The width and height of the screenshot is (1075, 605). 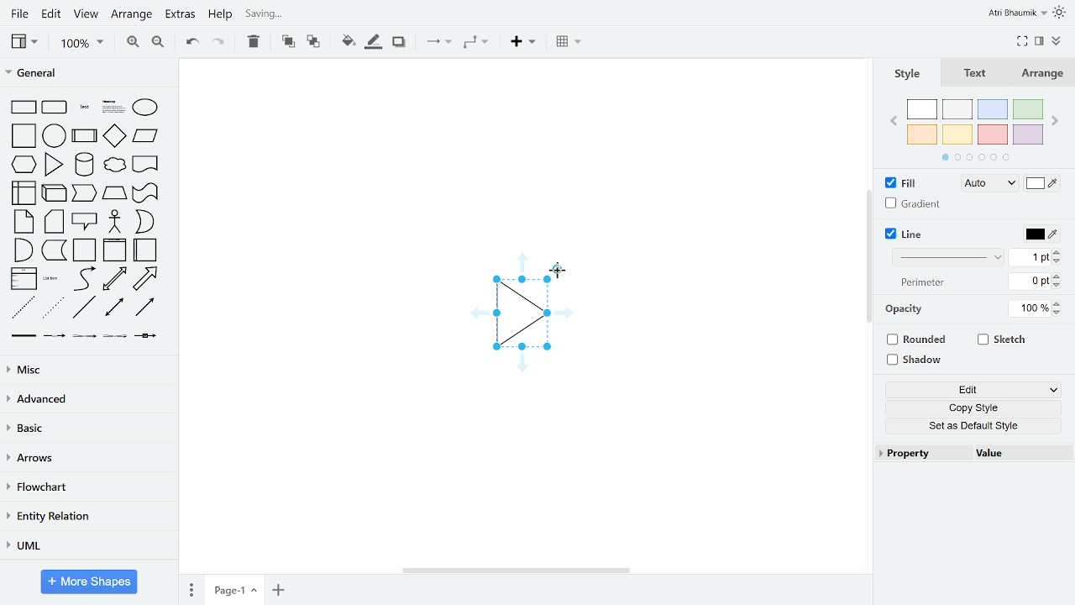 What do you see at coordinates (1057, 121) in the screenshot?
I see `next` at bounding box center [1057, 121].